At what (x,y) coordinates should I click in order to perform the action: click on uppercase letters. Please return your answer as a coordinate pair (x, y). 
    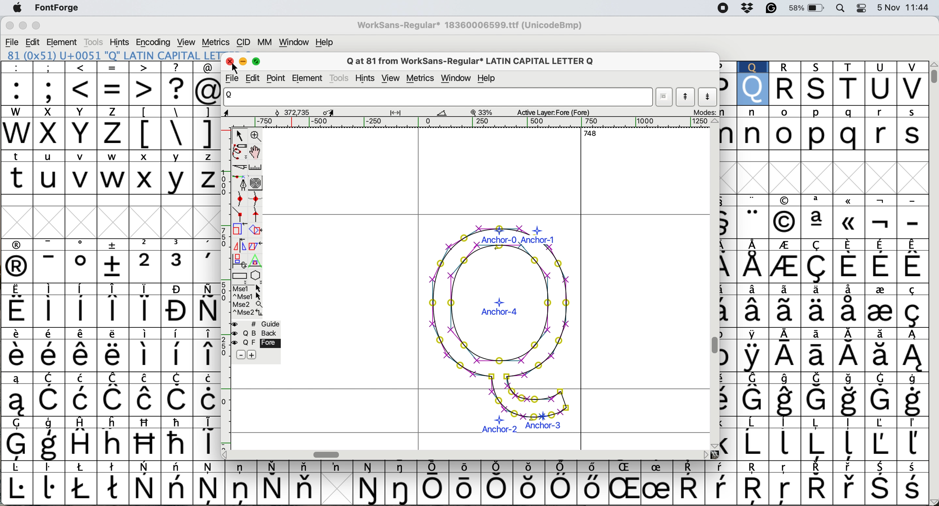
    Looking at the image, I should click on (112, 181).